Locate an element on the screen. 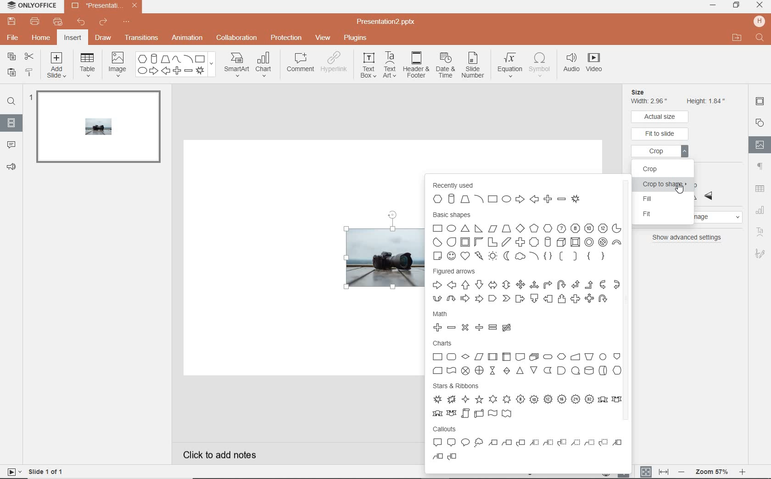 This screenshot has height=479, width=771. insert is located at coordinates (73, 38).